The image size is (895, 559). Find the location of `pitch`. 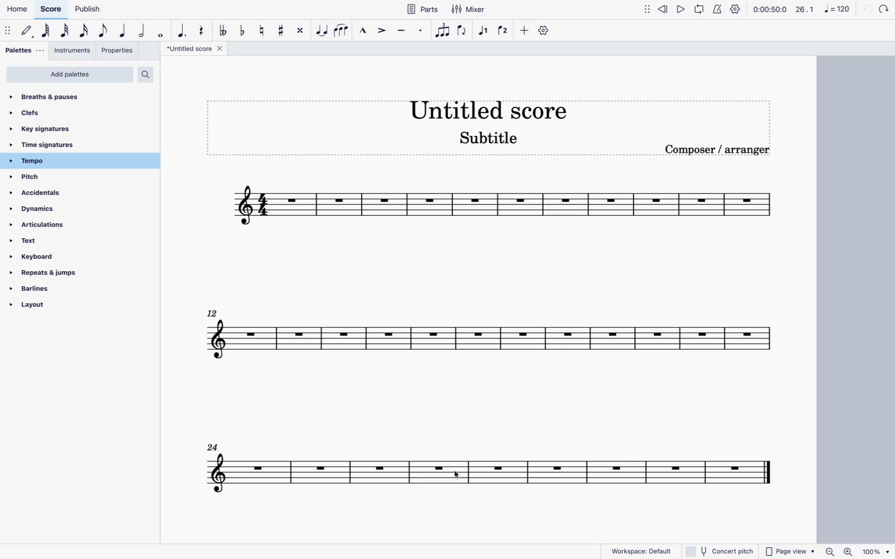

pitch is located at coordinates (42, 178).